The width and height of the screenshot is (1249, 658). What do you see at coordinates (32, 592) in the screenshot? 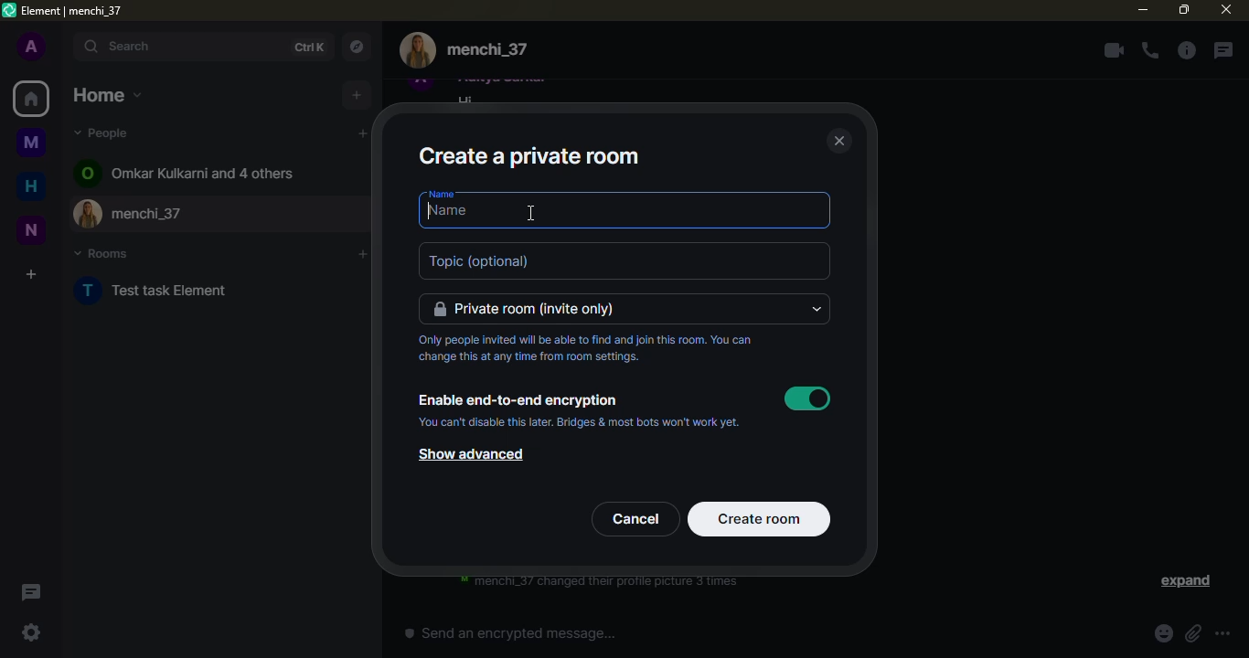
I see `Threads` at bounding box center [32, 592].